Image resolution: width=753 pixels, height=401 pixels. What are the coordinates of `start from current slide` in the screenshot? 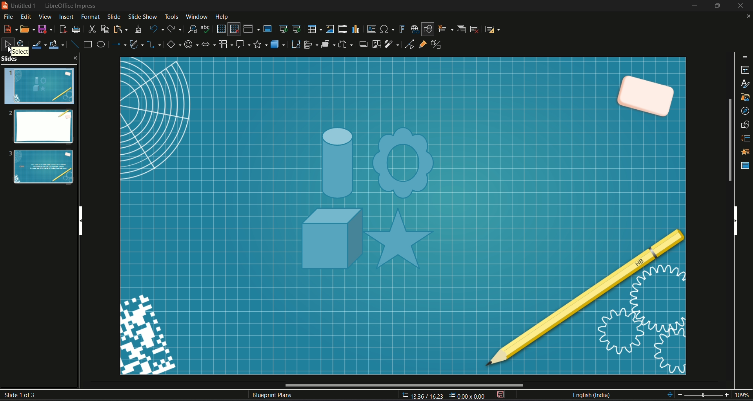 It's located at (297, 29).